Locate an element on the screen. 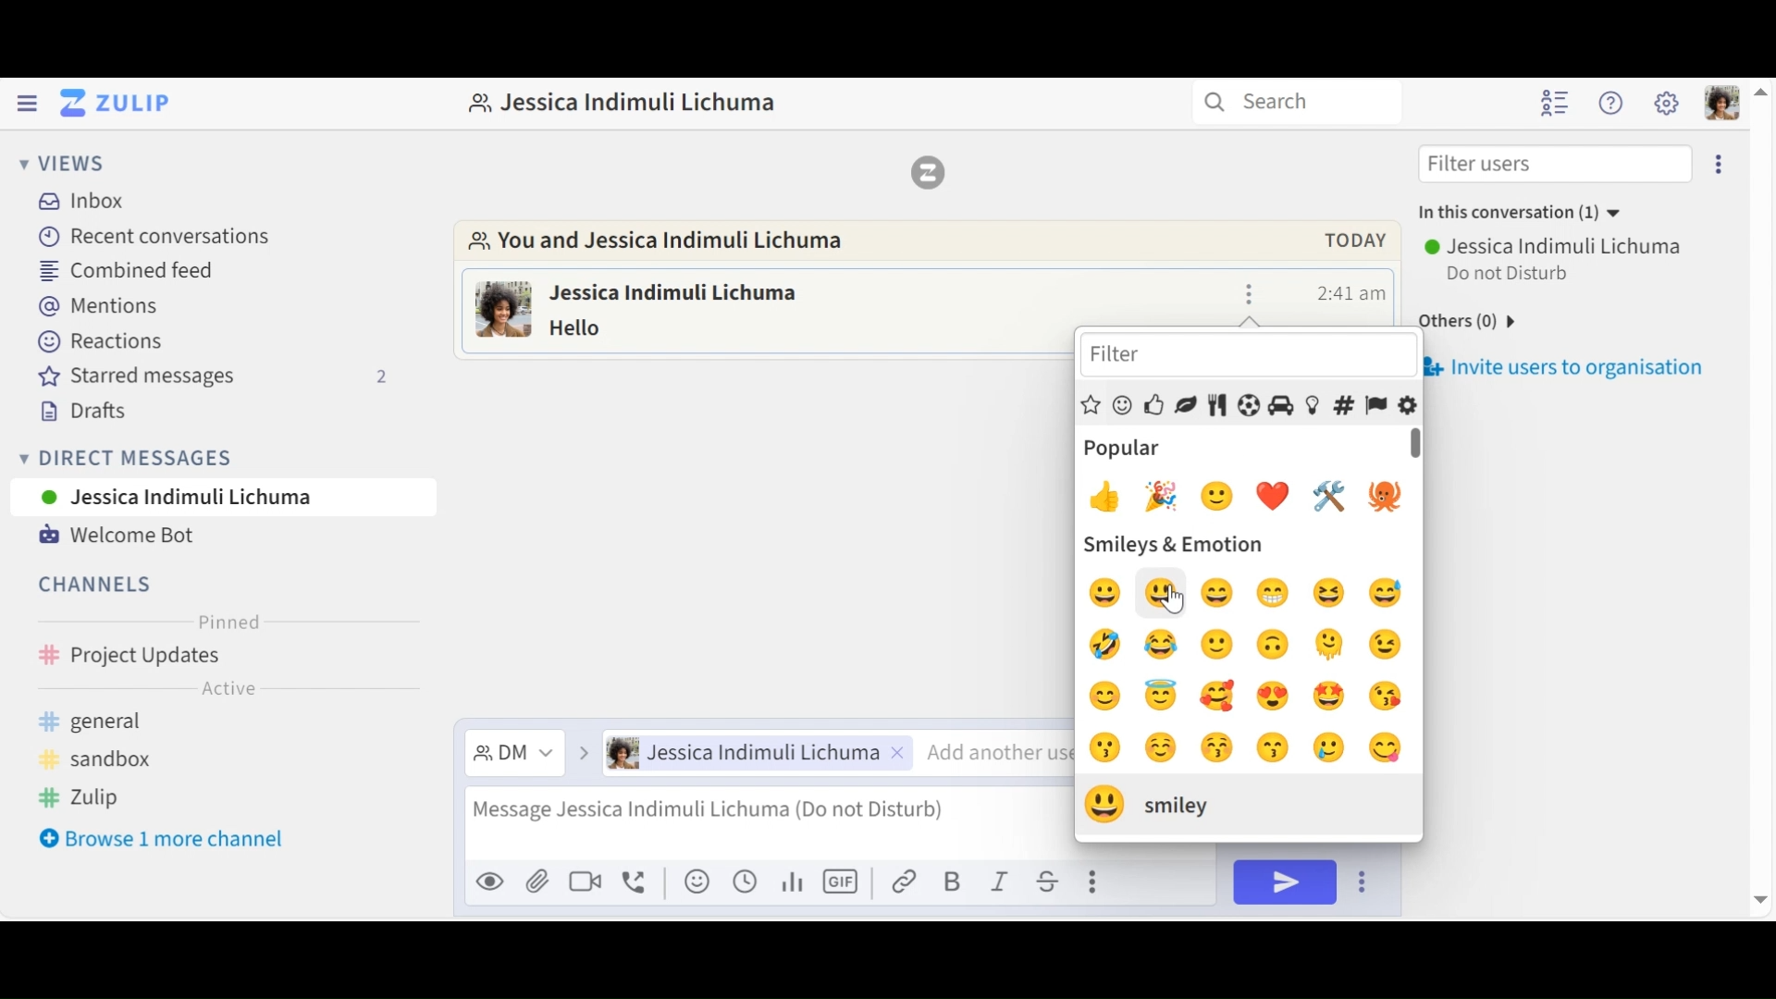 This screenshot has height=999, width=1776. Travel and Places is located at coordinates (1281, 406).